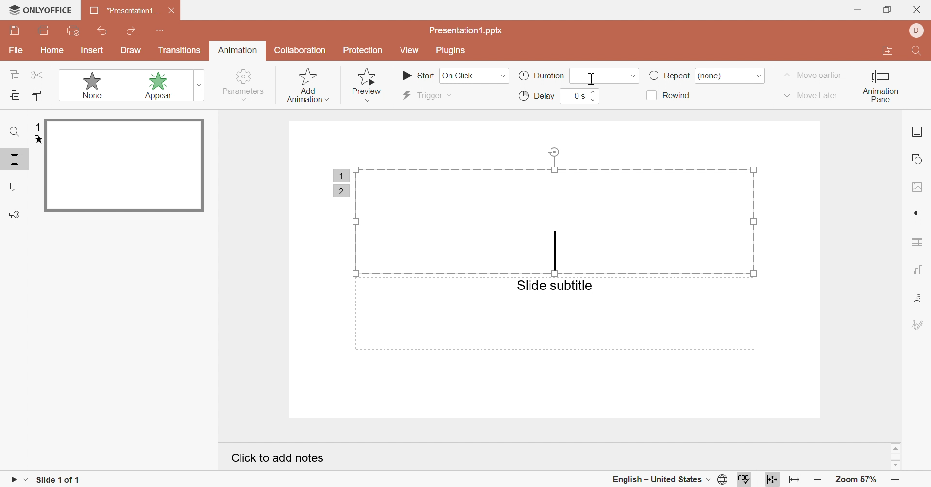  What do you see at coordinates (918, 324) in the screenshot?
I see `signature settings` at bounding box center [918, 324].